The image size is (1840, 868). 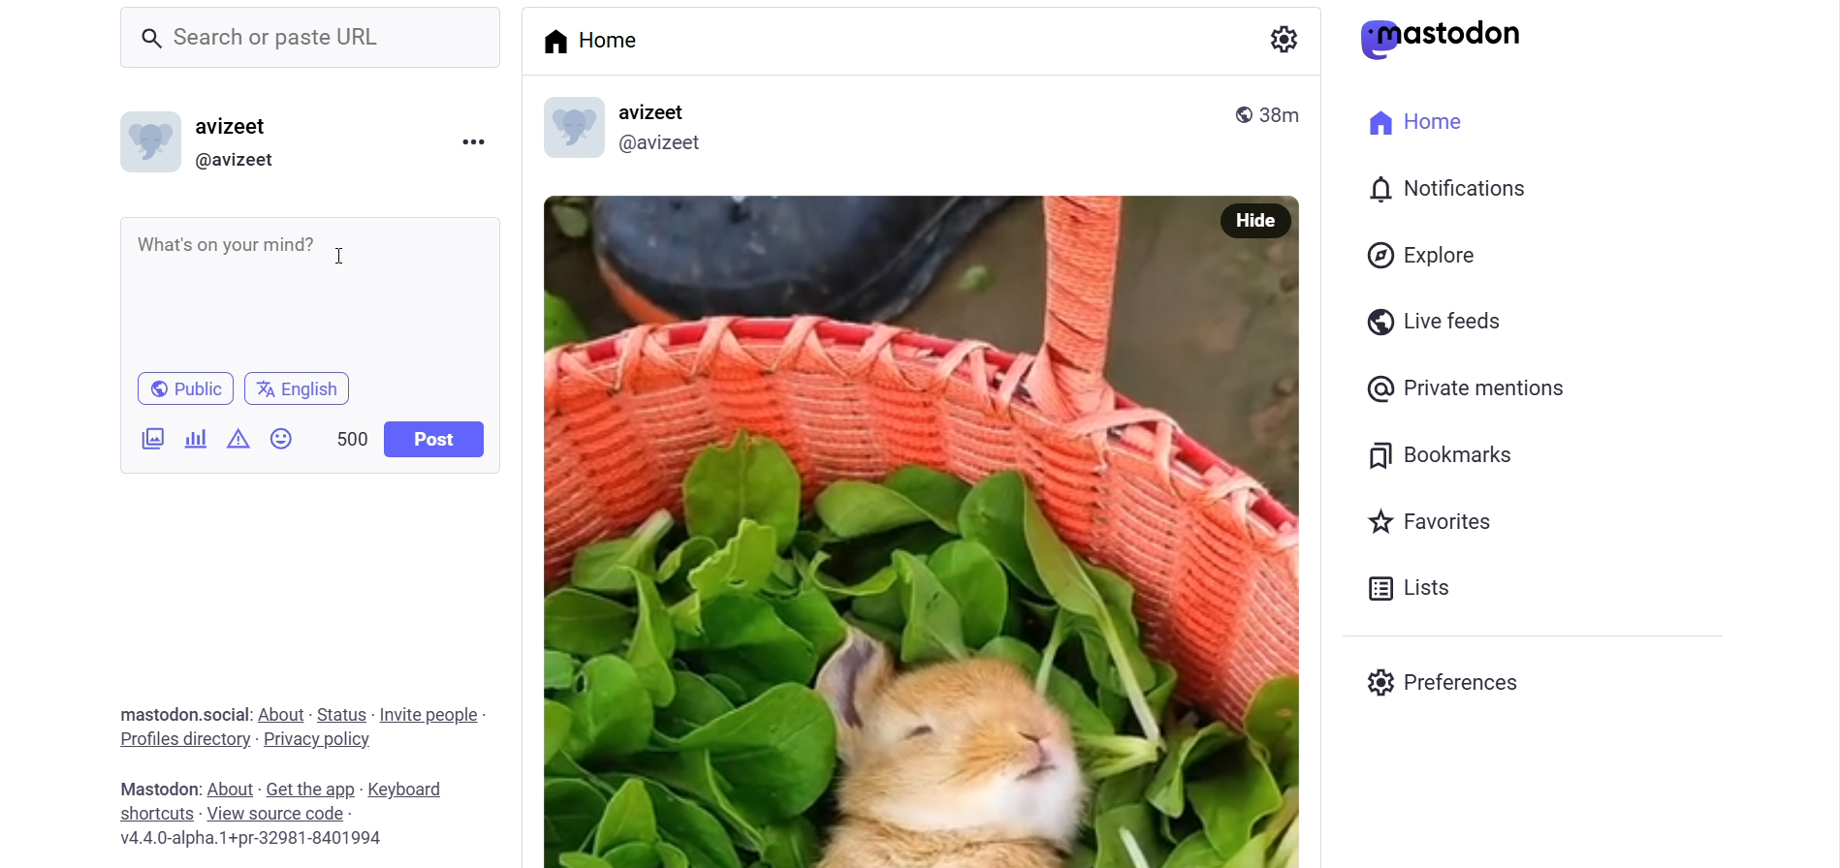 What do you see at coordinates (303, 387) in the screenshot?
I see `English` at bounding box center [303, 387].